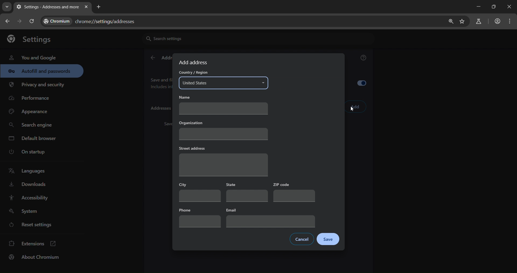  Describe the element at coordinates (31, 152) in the screenshot. I see `on startup` at that location.